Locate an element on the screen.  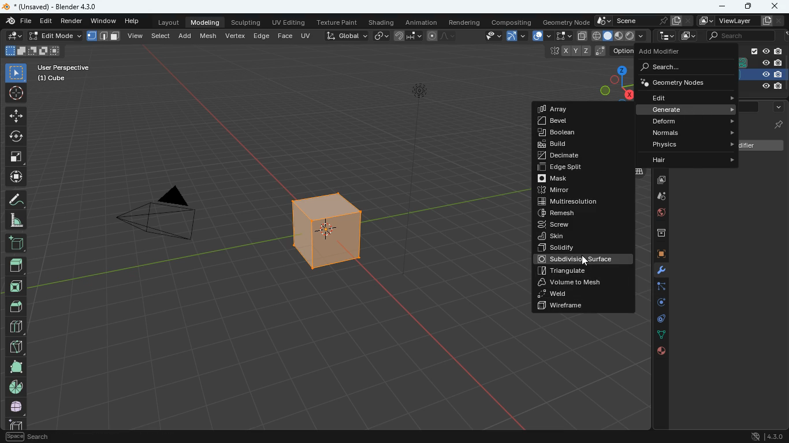
view is located at coordinates (490, 36).